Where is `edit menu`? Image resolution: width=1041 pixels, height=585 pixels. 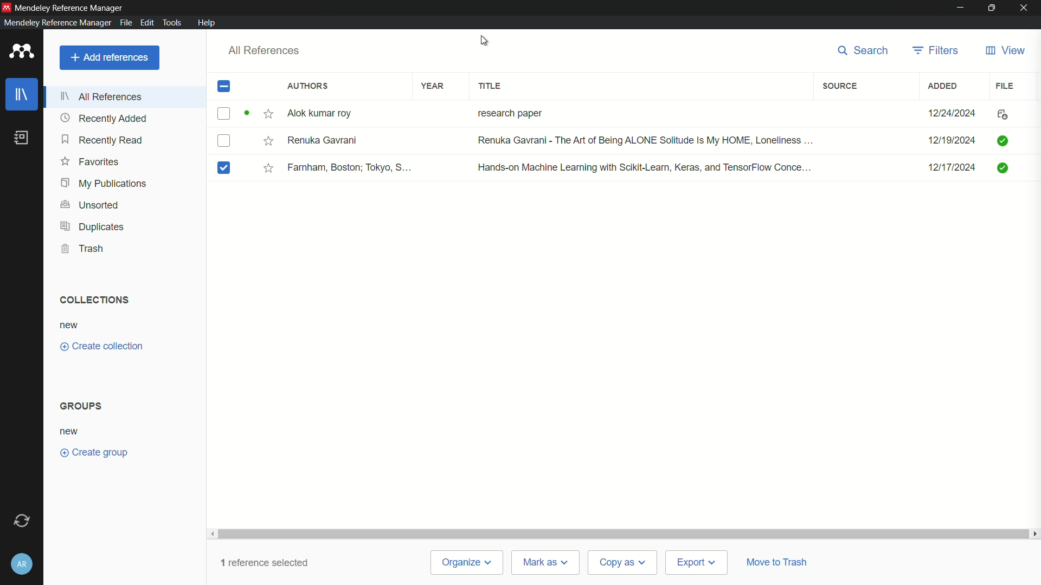 edit menu is located at coordinates (147, 23).